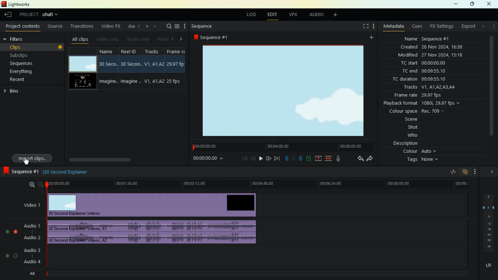 The image size is (498, 280). I want to click on colour space, so click(417, 112).